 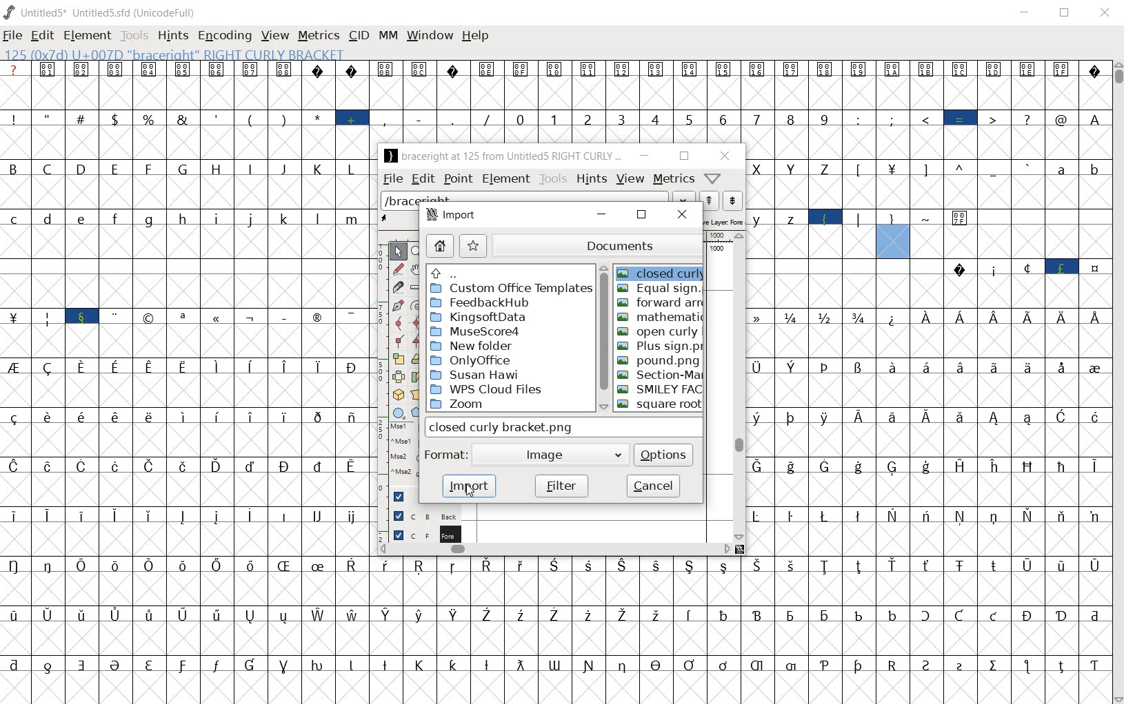 What do you see at coordinates (444, 453) in the screenshot?
I see `format` at bounding box center [444, 453].